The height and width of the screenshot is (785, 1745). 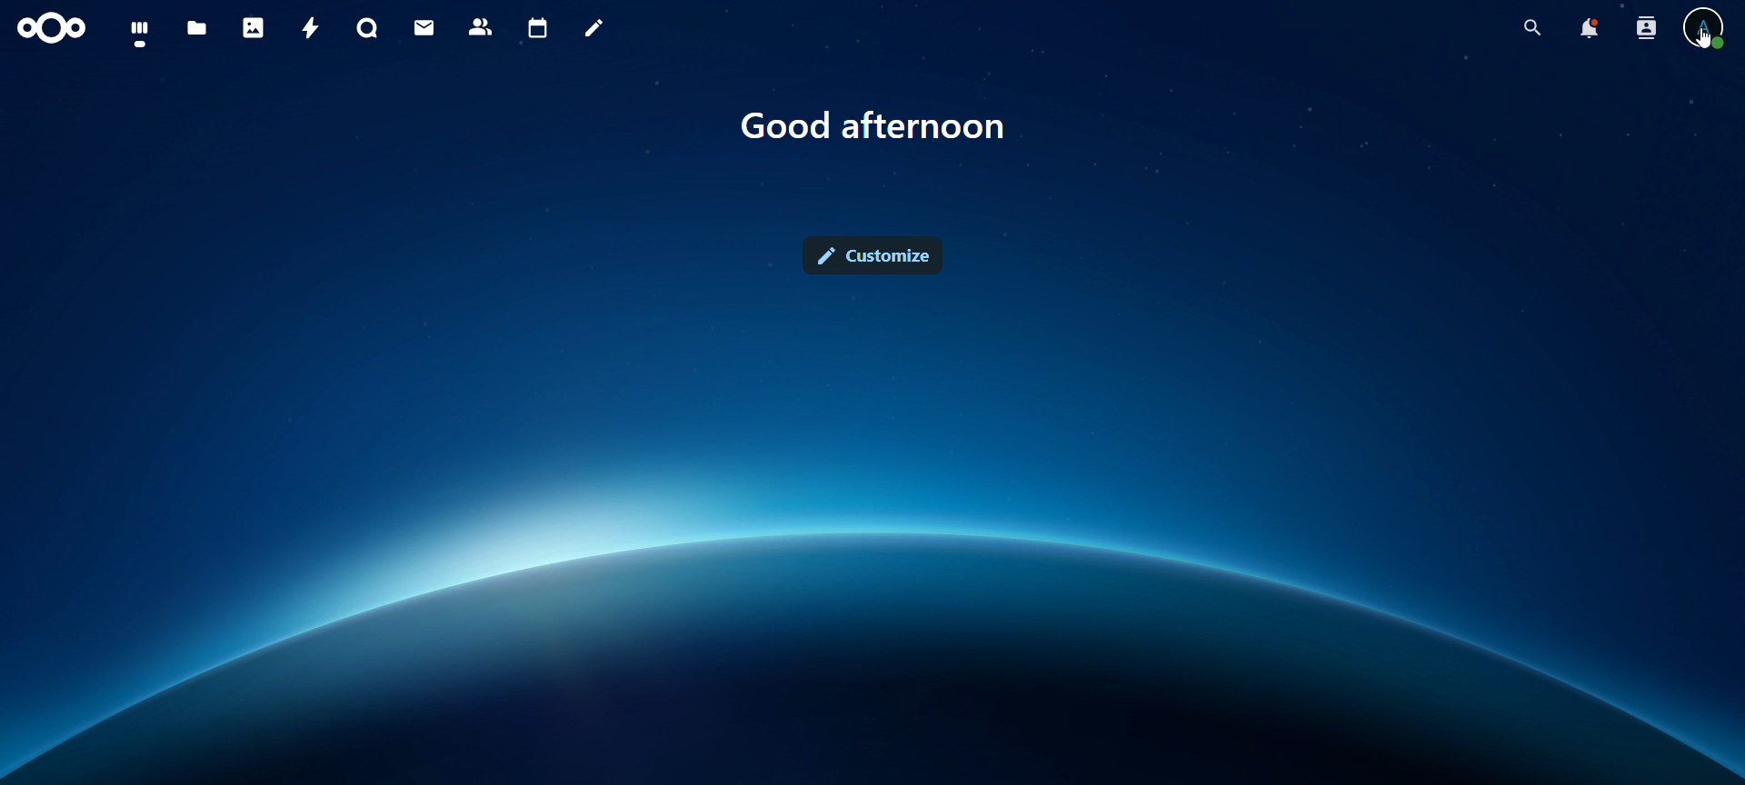 What do you see at coordinates (369, 29) in the screenshot?
I see `talk` at bounding box center [369, 29].